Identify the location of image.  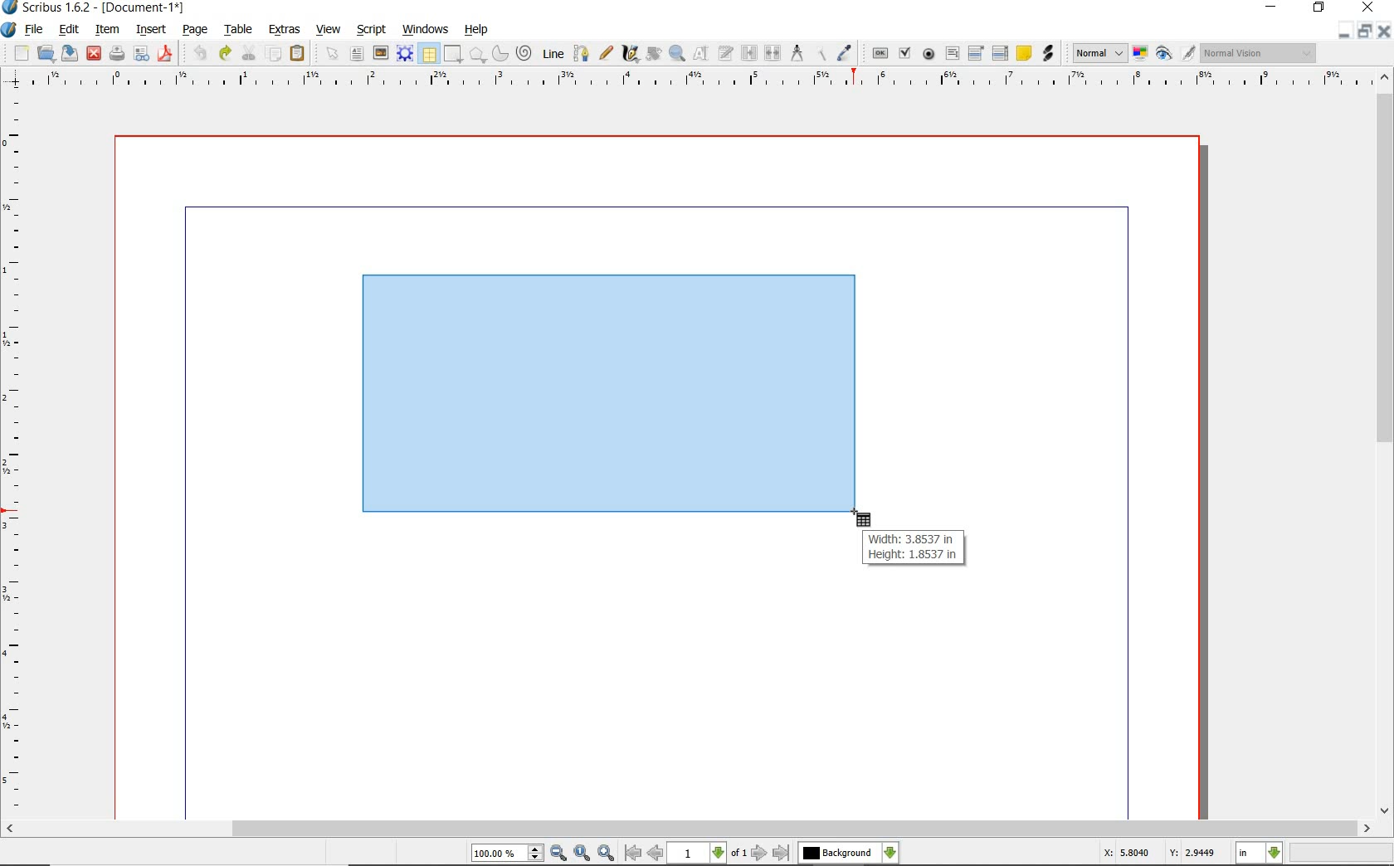
(381, 54).